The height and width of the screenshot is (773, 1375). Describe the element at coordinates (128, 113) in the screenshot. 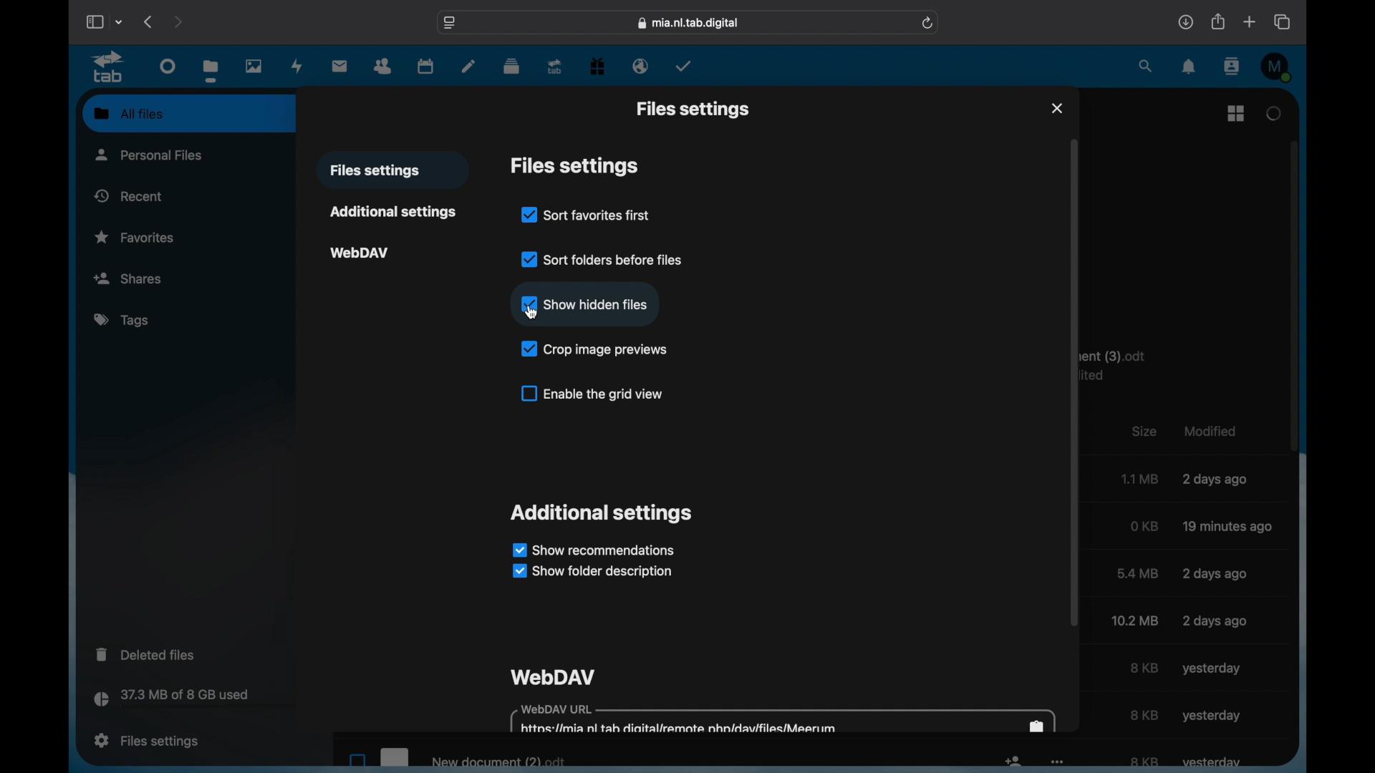

I see `all files` at that location.